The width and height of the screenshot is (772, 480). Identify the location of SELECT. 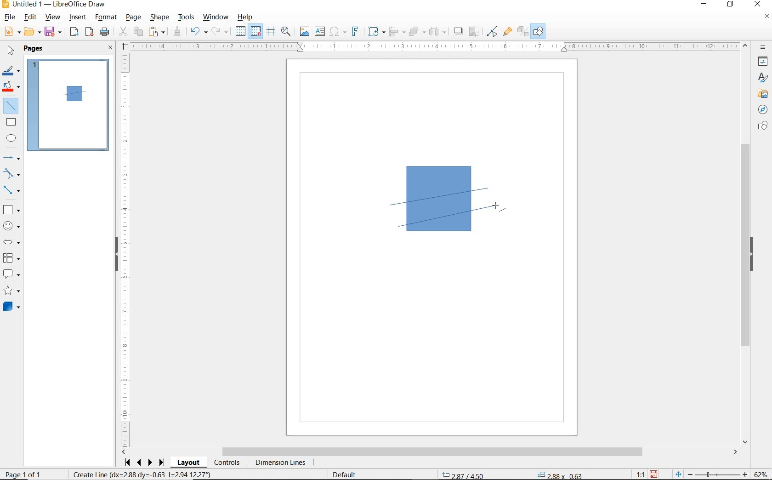
(10, 52).